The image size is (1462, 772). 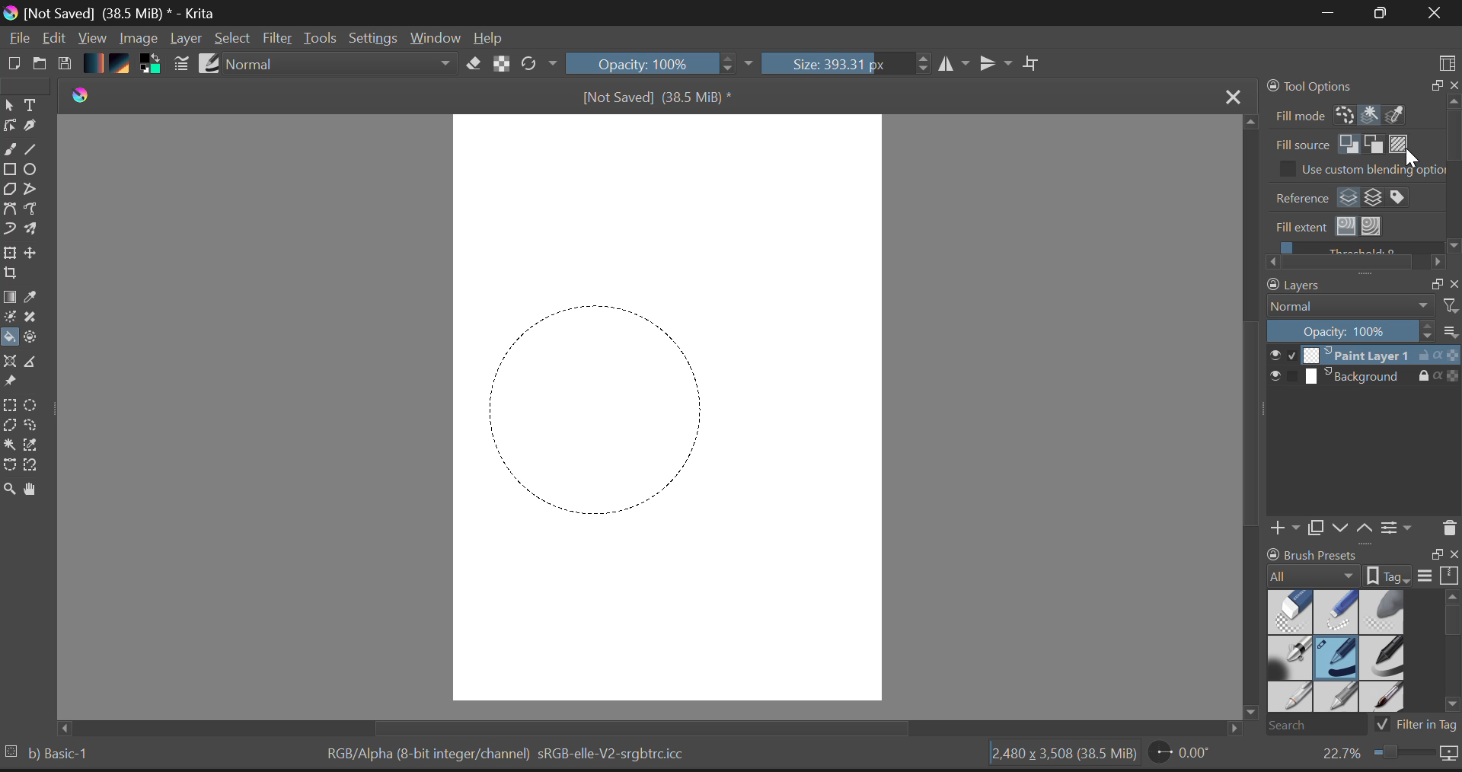 I want to click on Choose Workspace, so click(x=1447, y=58).